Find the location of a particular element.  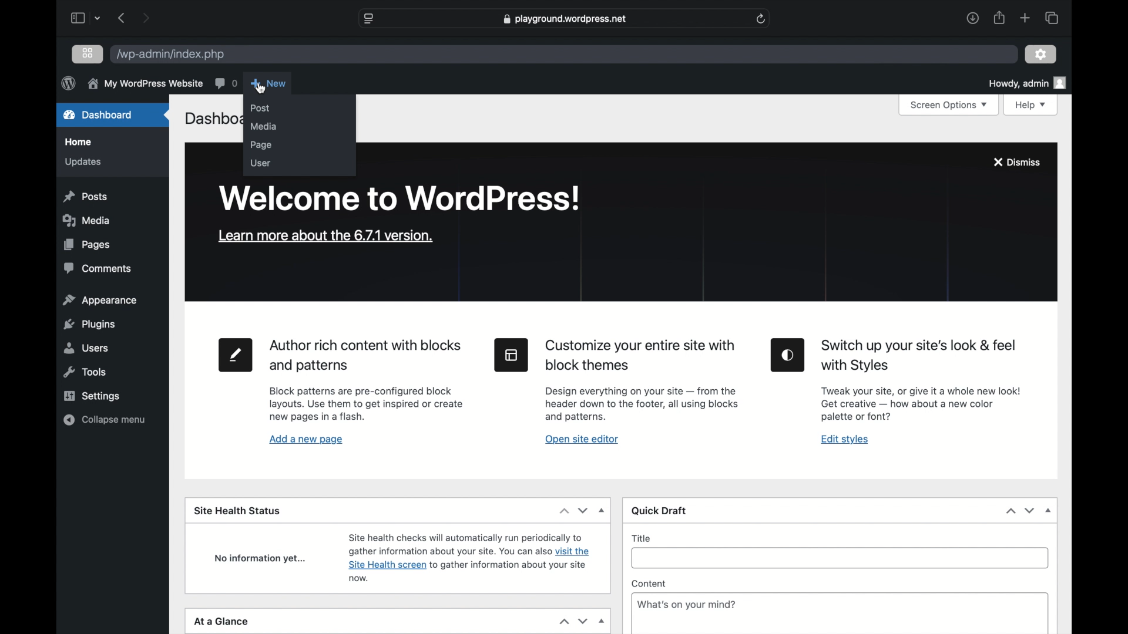

site editor is located at coordinates (512, 355).